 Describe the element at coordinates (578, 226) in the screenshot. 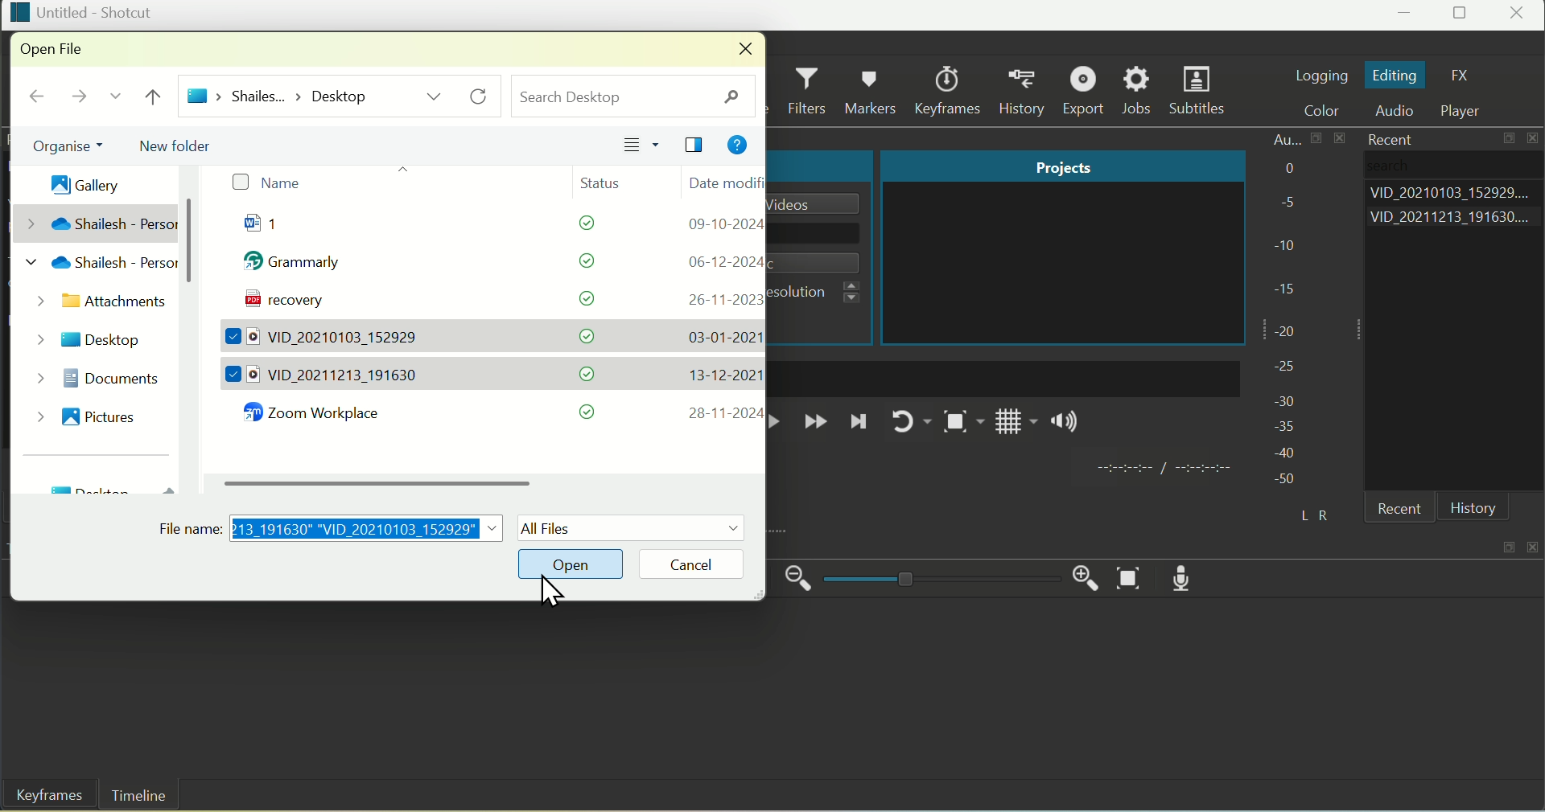

I see `status` at that location.